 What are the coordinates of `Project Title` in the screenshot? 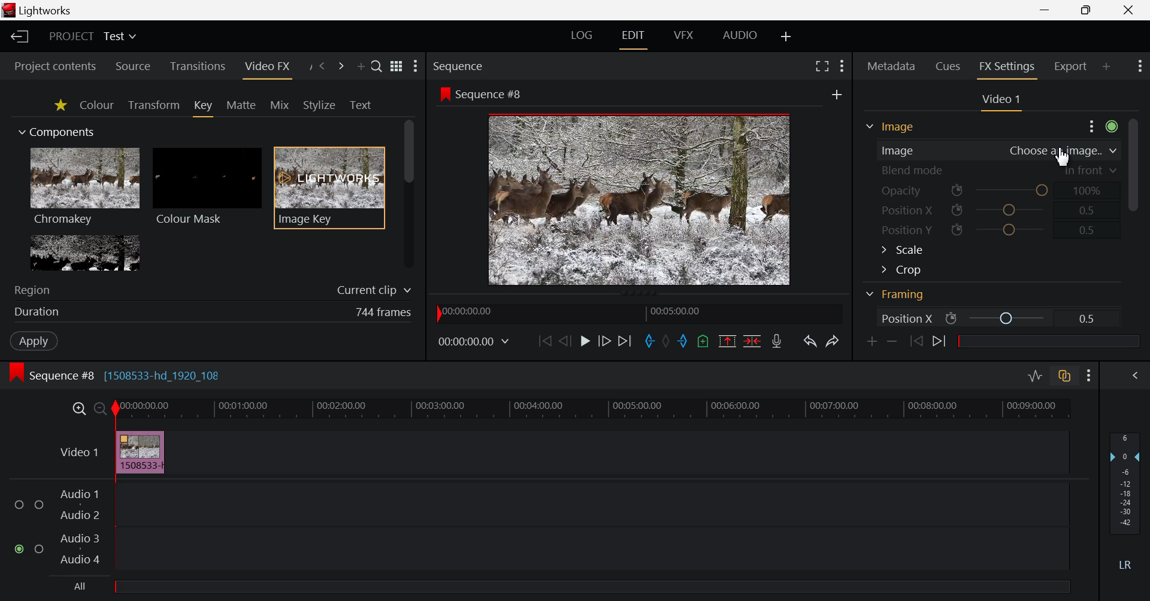 It's located at (92, 36).